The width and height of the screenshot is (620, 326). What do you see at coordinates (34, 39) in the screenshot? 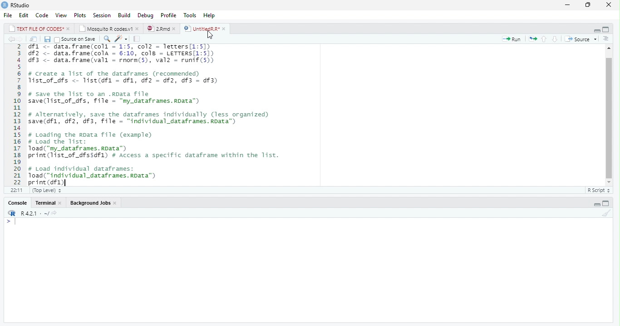
I see `Open in new window` at bounding box center [34, 39].